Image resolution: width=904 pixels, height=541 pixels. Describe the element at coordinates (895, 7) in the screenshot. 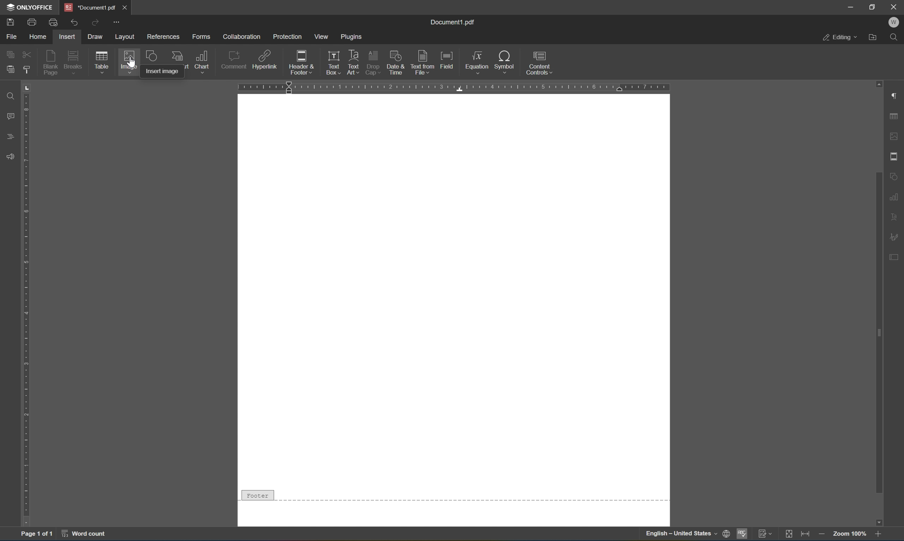

I see `close` at that location.